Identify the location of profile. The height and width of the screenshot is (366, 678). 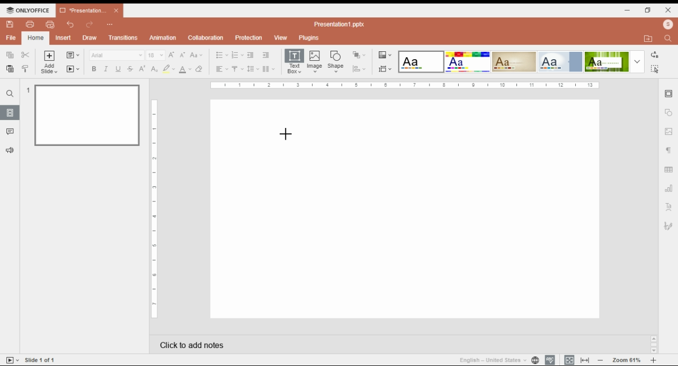
(667, 24).